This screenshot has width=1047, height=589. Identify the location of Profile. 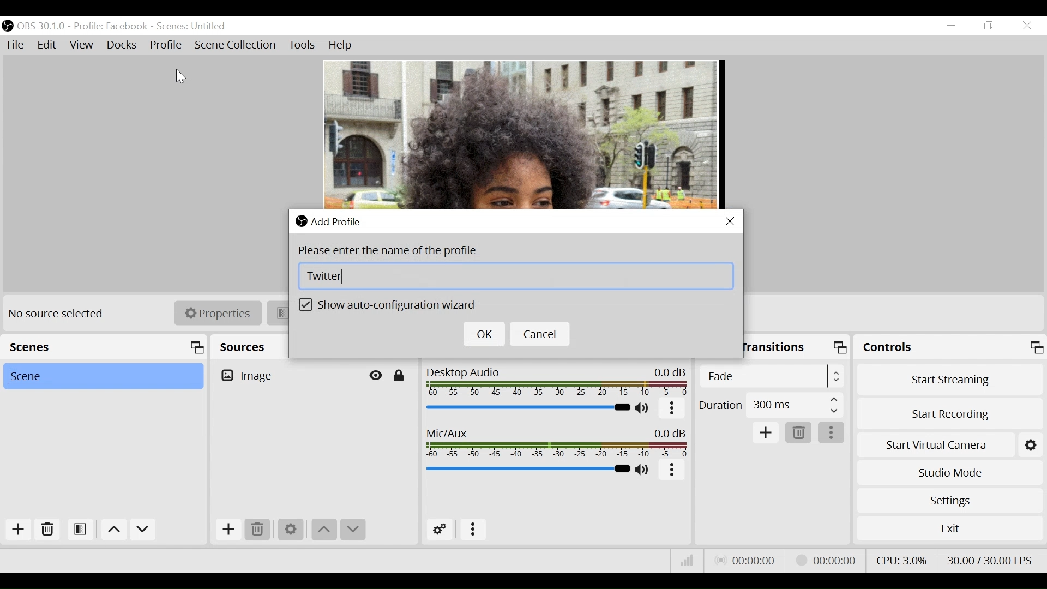
(166, 44).